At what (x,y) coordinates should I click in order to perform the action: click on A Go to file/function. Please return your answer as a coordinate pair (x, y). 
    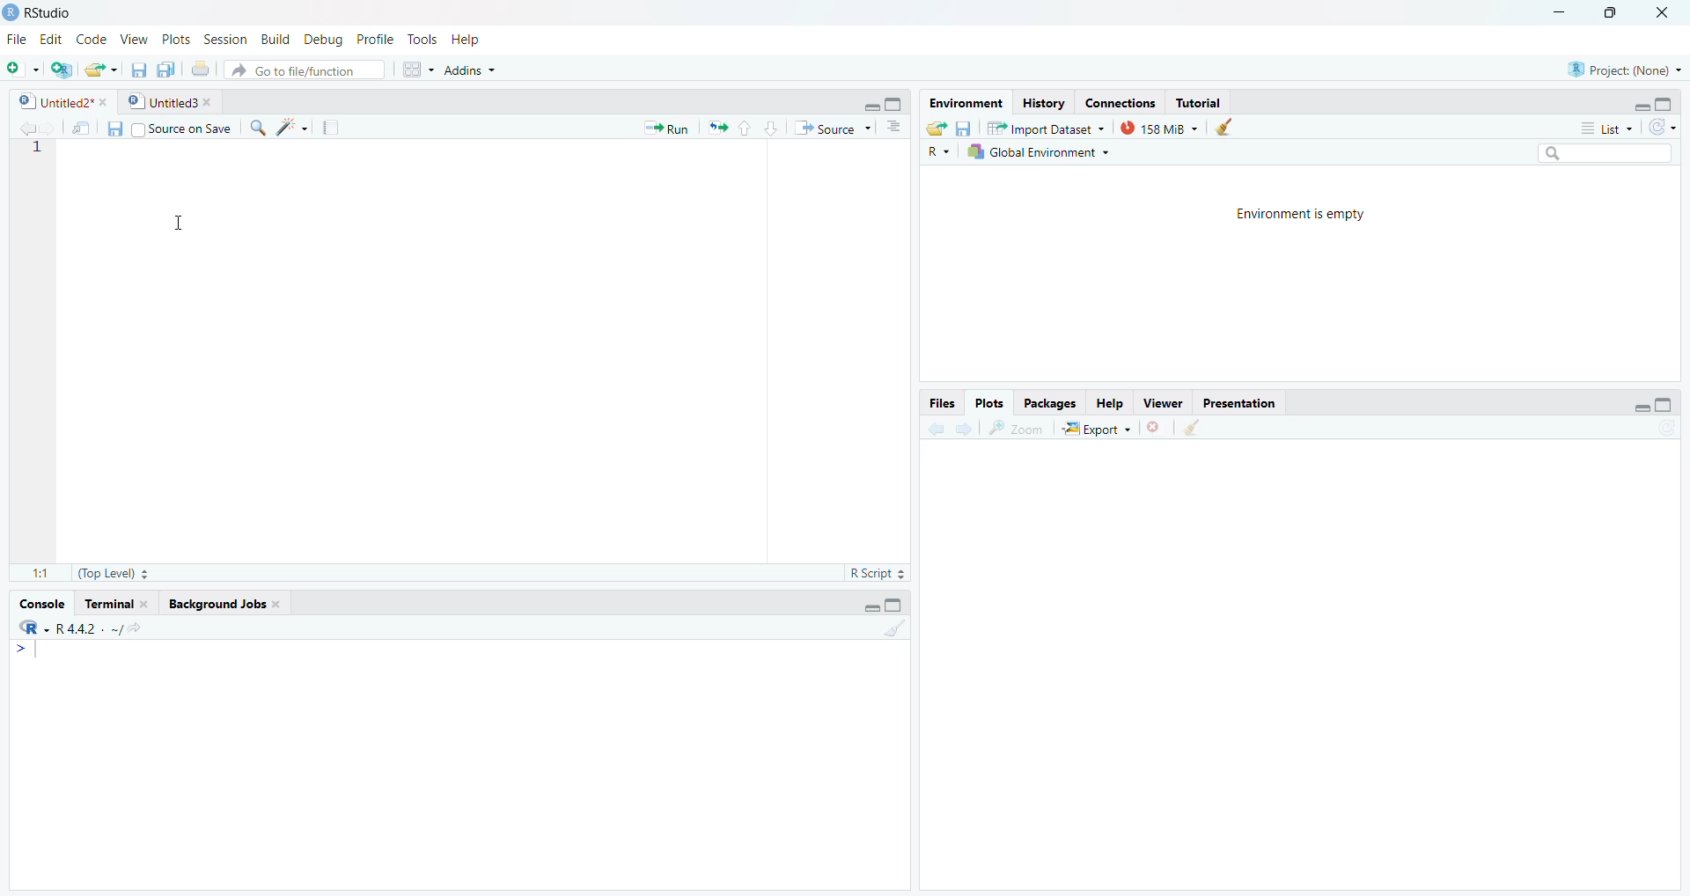
    Looking at the image, I should click on (304, 70).